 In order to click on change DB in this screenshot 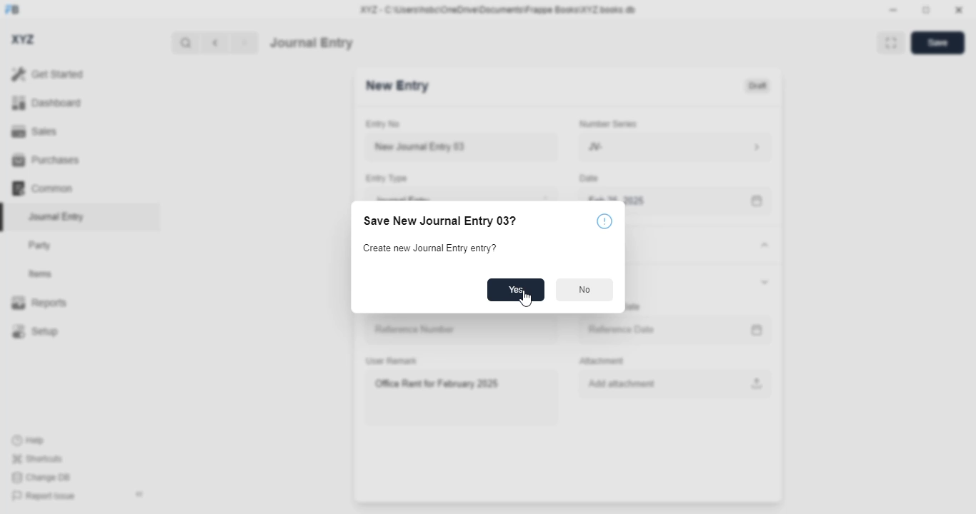, I will do `click(41, 477)`.